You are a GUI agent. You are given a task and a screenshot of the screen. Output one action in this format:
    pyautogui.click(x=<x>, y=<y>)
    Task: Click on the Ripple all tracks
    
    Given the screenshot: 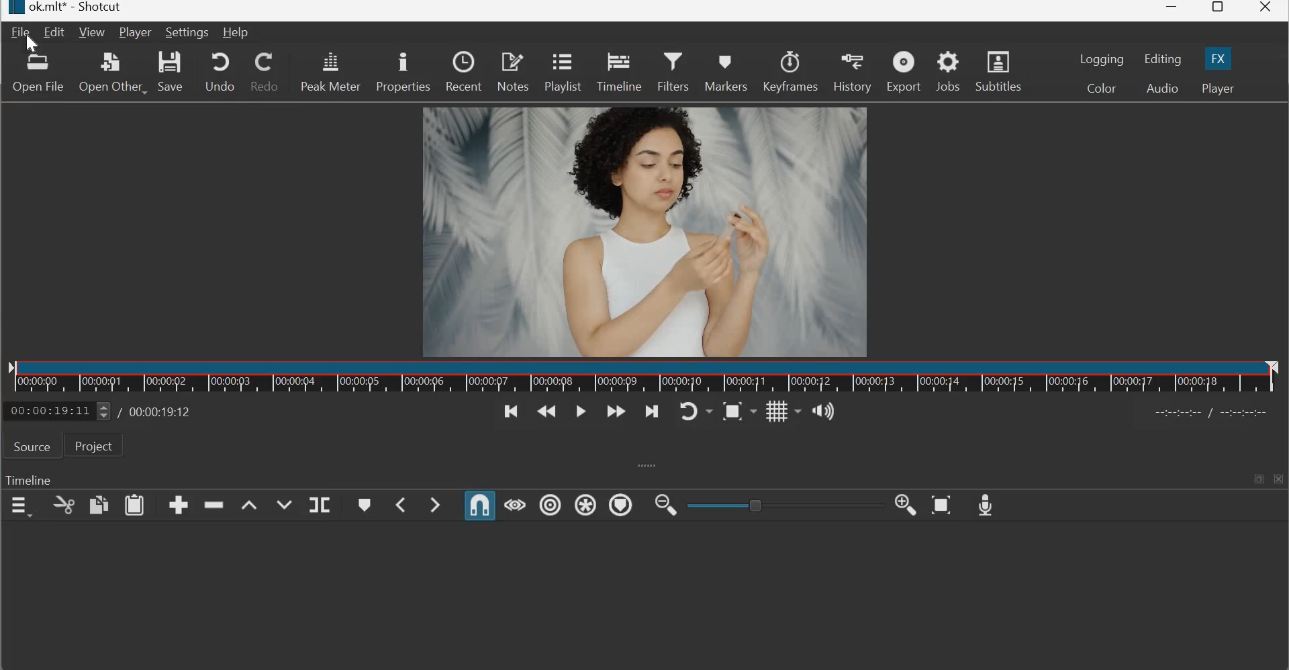 What is the action you would take?
    pyautogui.click(x=585, y=504)
    